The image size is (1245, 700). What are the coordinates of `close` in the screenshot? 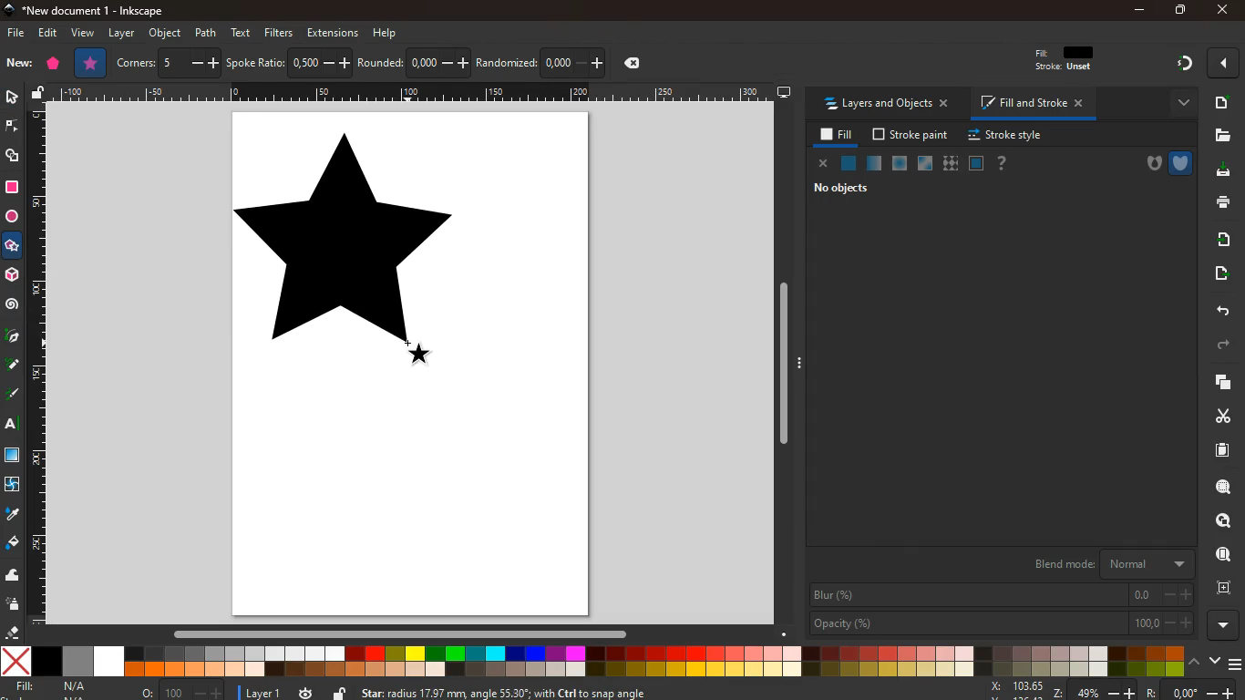 It's located at (1224, 8).